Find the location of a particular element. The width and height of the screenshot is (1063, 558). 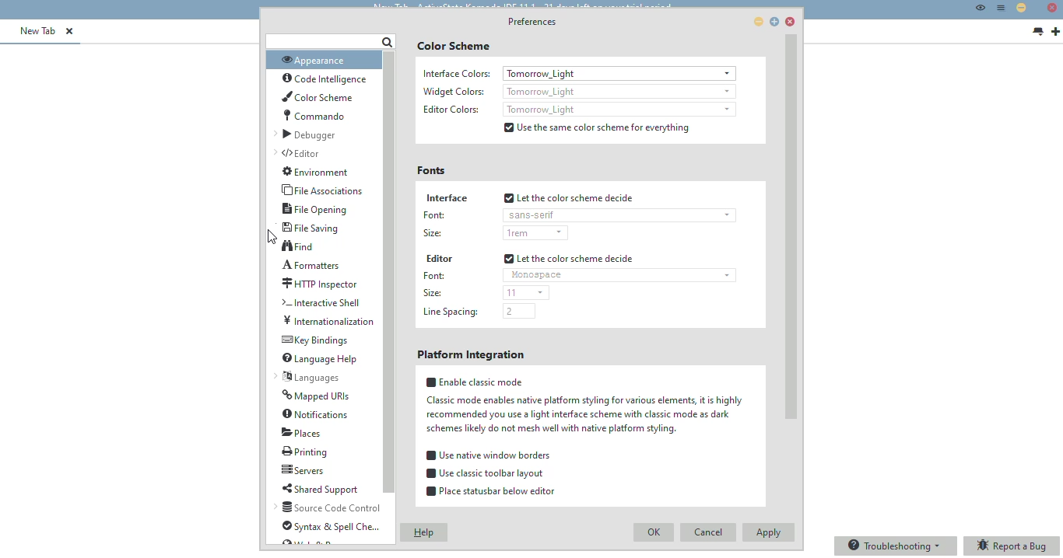

notifications is located at coordinates (316, 414).